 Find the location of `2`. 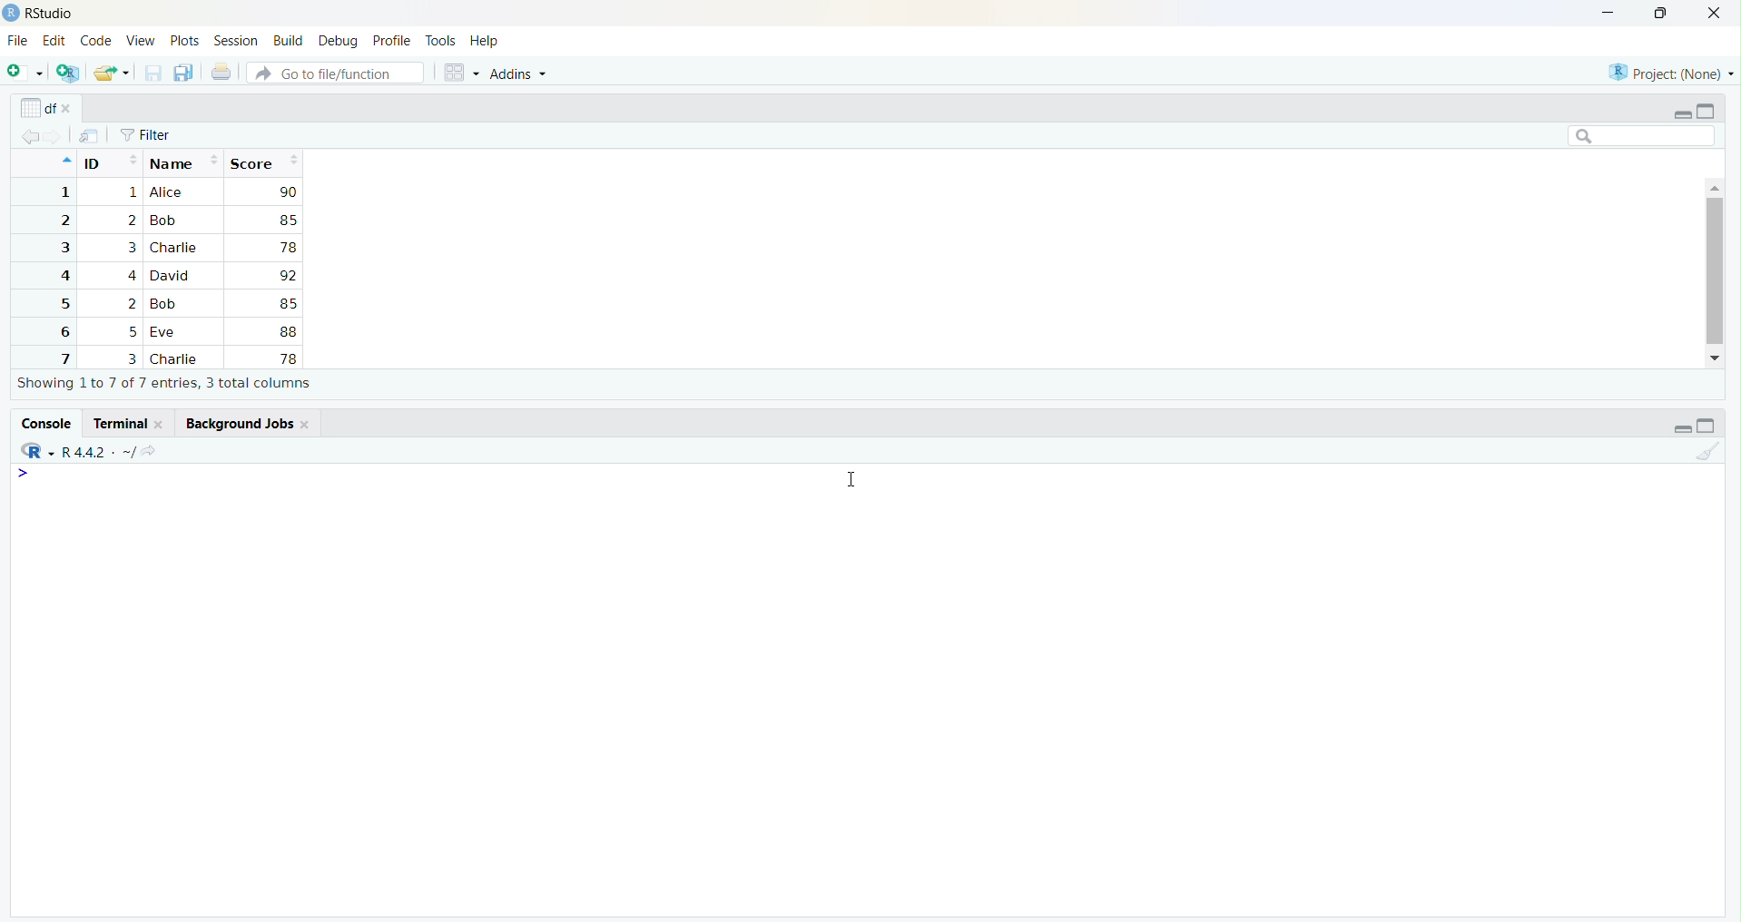

2 is located at coordinates (131, 220).